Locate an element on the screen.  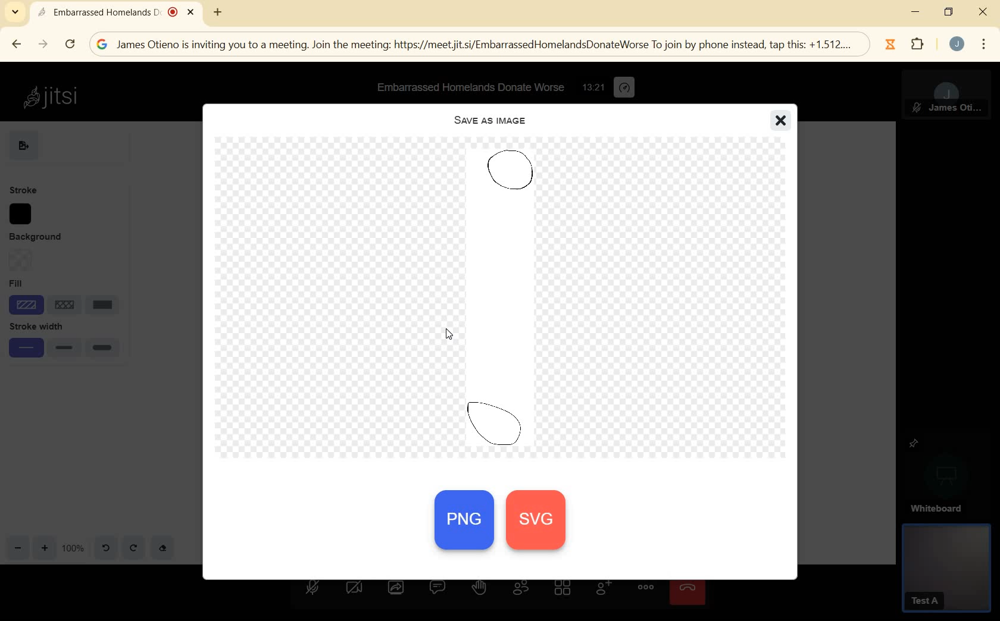
undo is located at coordinates (106, 548).